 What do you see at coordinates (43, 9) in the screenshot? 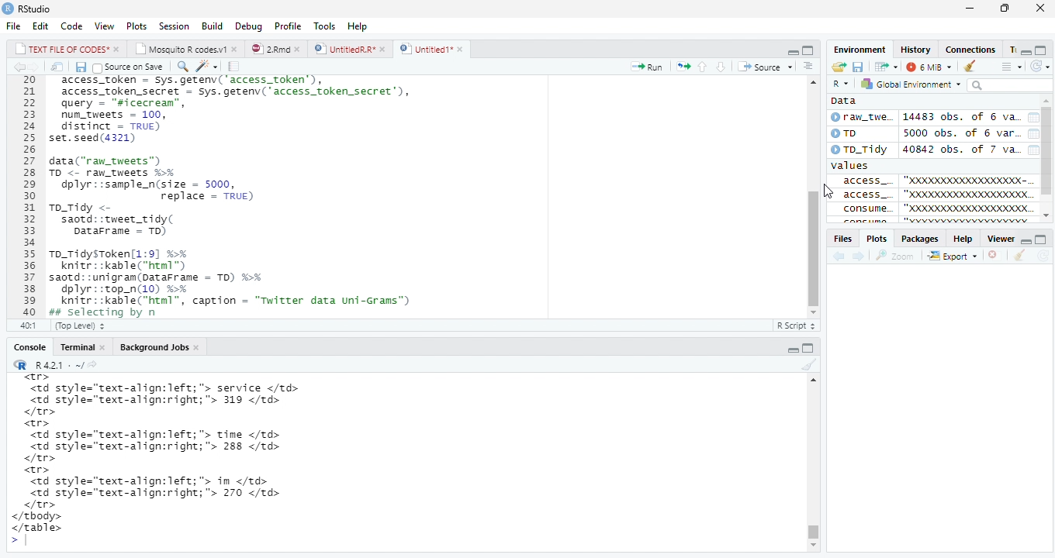
I see ` RStudio` at bounding box center [43, 9].